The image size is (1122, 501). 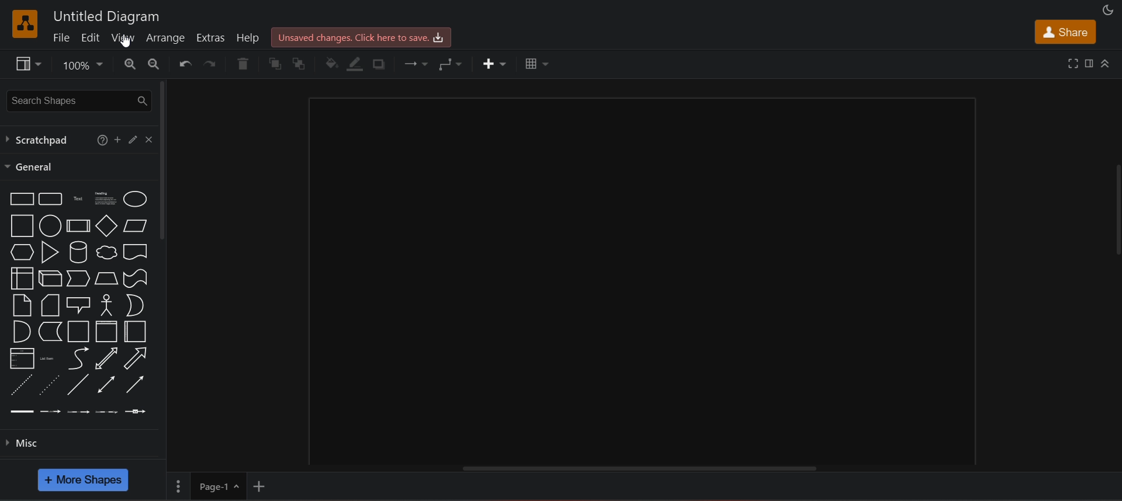 What do you see at coordinates (26, 64) in the screenshot?
I see `view` at bounding box center [26, 64].